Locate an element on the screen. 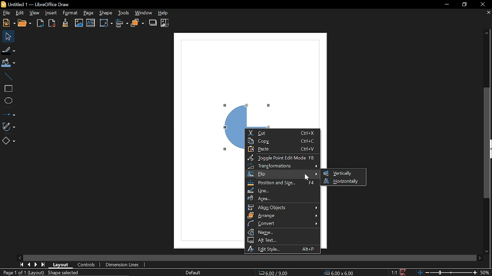 This screenshot has height=276, width=492. Tools is located at coordinates (124, 13).